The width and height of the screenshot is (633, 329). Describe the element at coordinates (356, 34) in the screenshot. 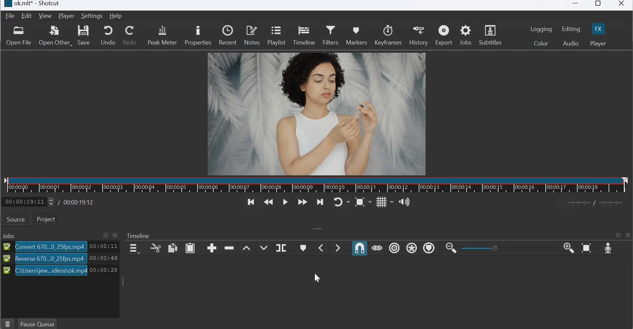

I see `Markers` at that location.